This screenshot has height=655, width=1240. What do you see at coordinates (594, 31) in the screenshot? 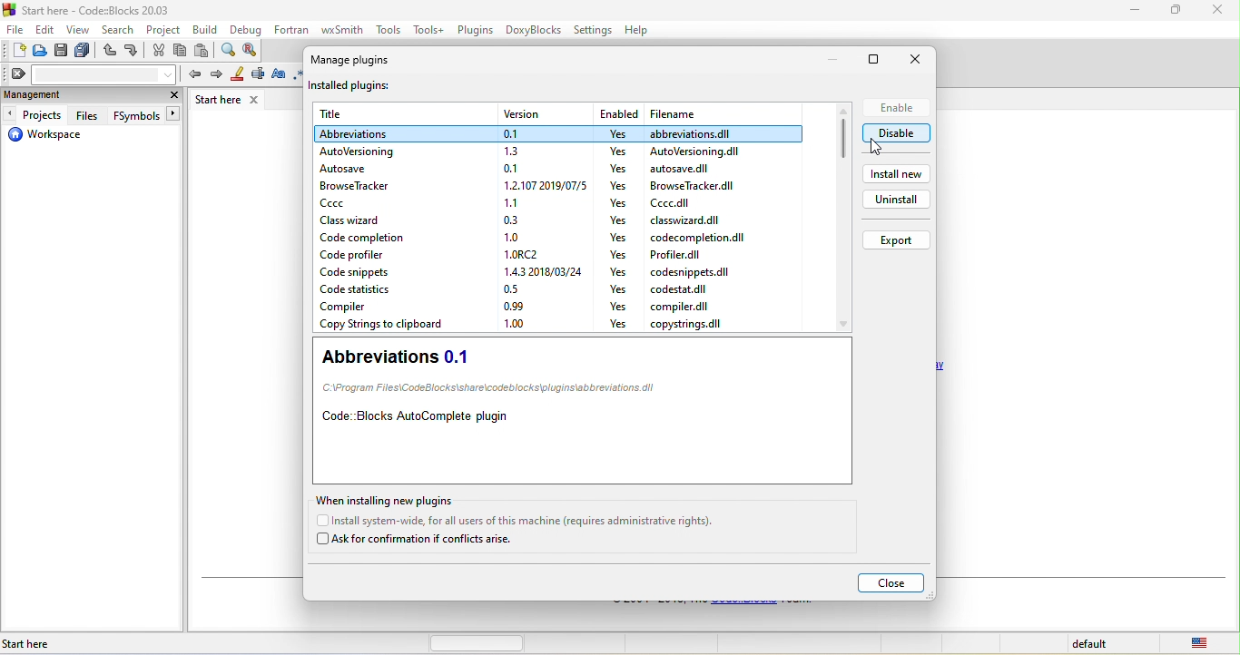
I see `settings` at bounding box center [594, 31].